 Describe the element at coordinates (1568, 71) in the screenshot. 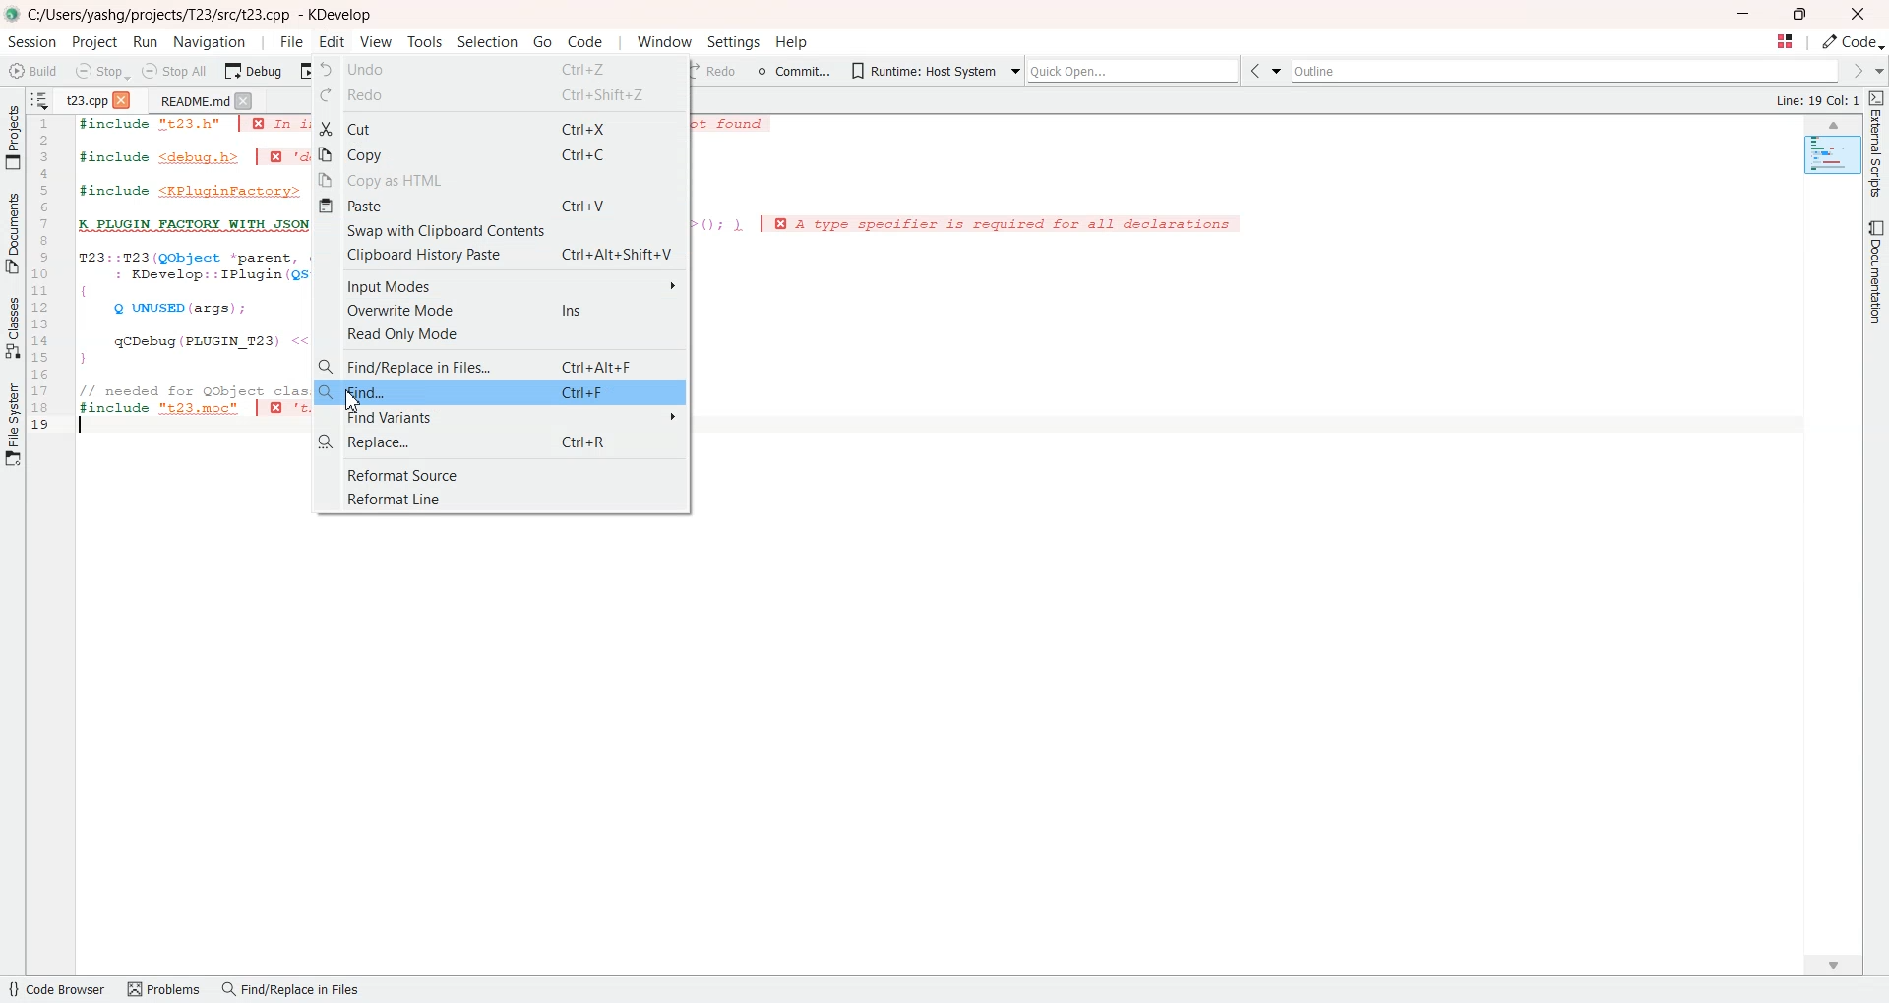

I see `Outline` at that location.